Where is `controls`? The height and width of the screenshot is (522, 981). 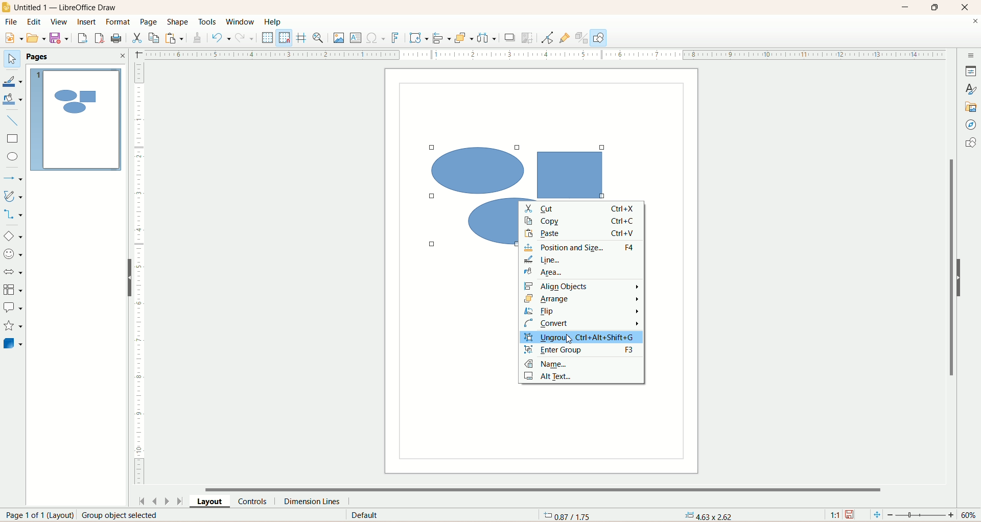 controls is located at coordinates (253, 501).